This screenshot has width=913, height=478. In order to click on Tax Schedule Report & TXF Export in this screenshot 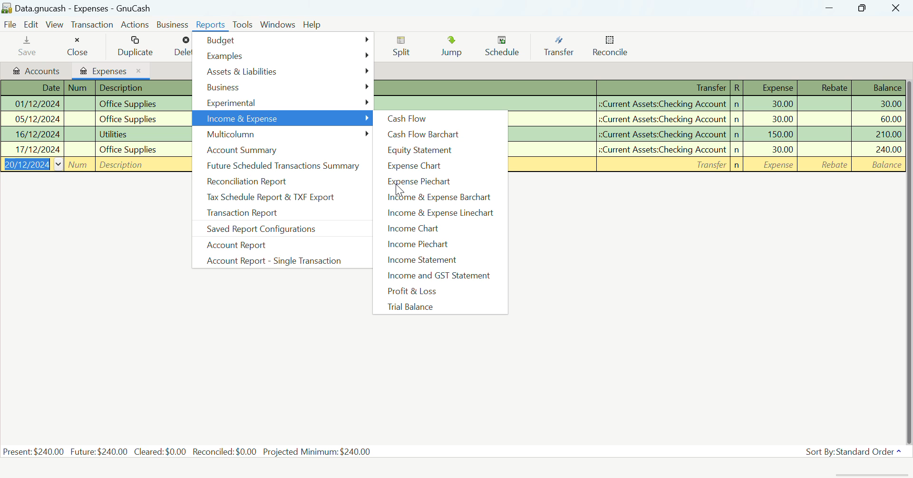, I will do `click(278, 198)`.